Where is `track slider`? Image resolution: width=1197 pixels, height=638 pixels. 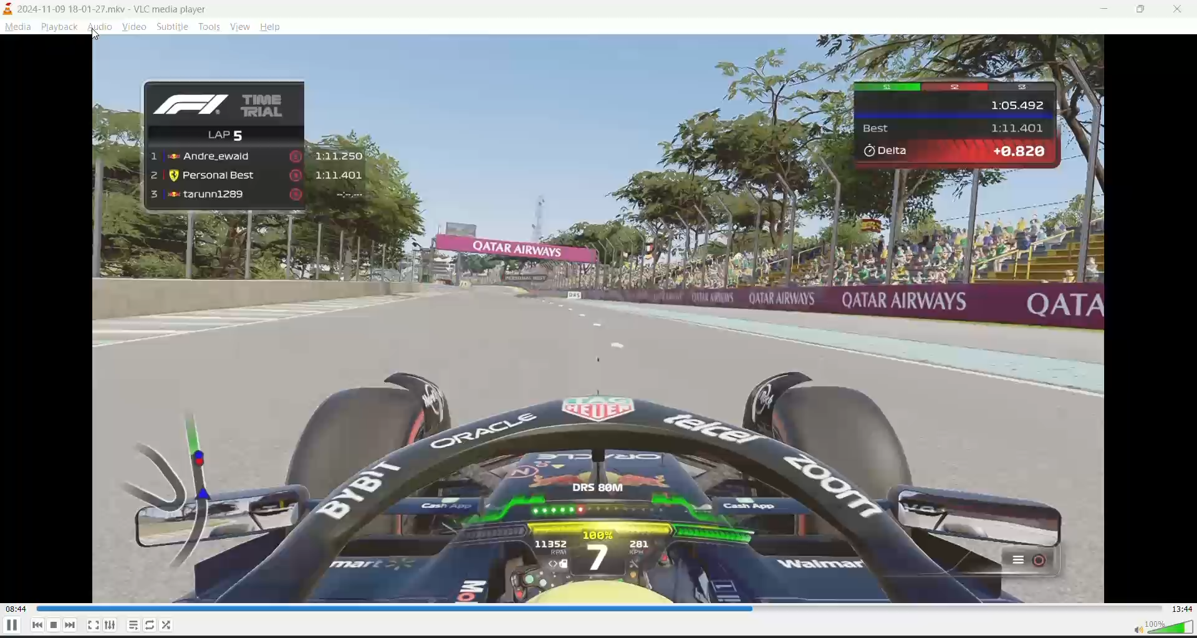 track slider is located at coordinates (598, 607).